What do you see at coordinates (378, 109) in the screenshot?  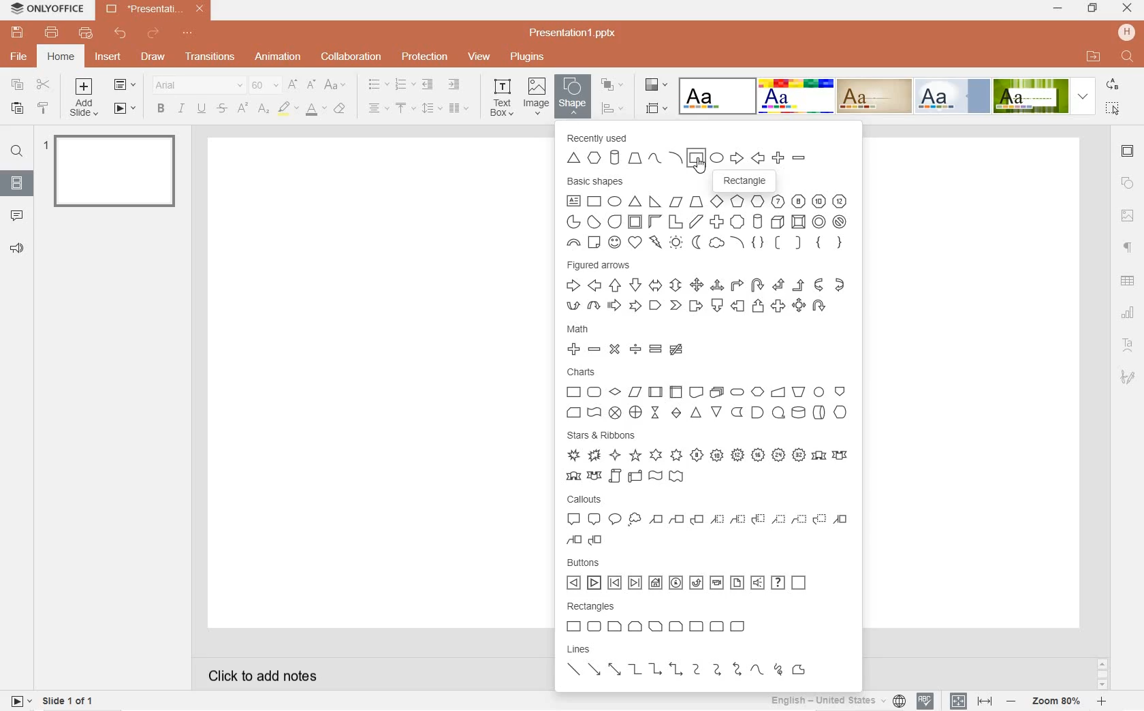 I see `horizontal align` at bounding box center [378, 109].